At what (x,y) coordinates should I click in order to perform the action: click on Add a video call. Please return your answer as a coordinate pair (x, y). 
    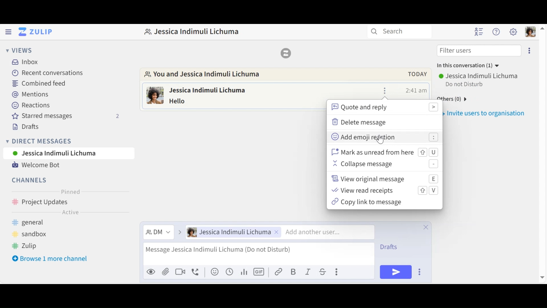
    Looking at the image, I should click on (180, 273).